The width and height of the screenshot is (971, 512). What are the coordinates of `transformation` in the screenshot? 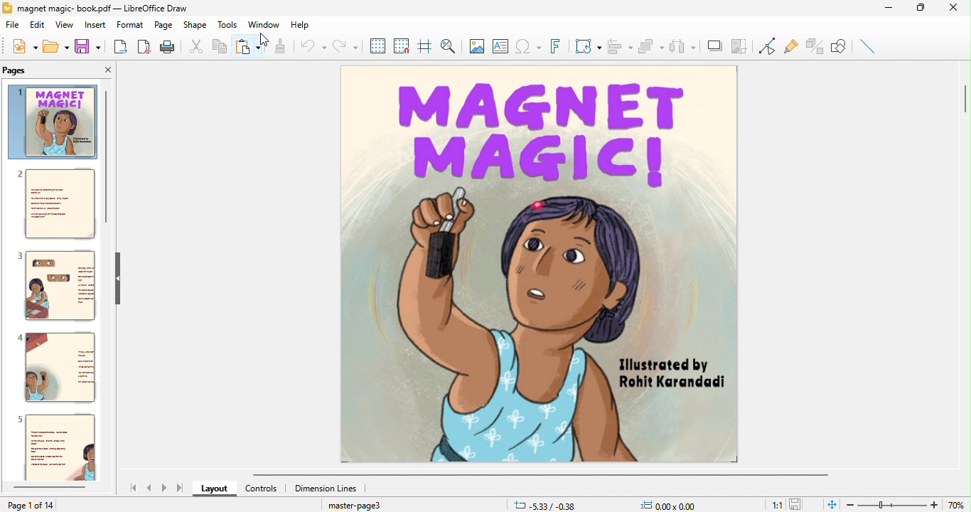 It's located at (585, 46).